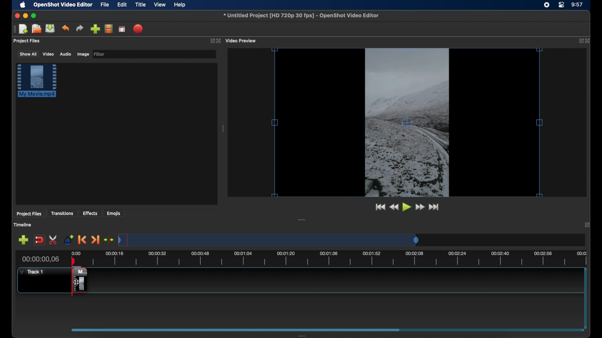 The width and height of the screenshot is (602, 338). What do you see at coordinates (588, 224) in the screenshot?
I see `expand` at bounding box center [588, 224].